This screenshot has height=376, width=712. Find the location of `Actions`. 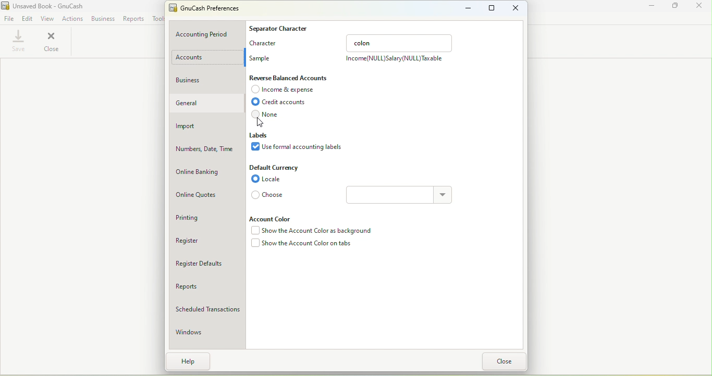

Actions is located at coordinates (72, 18).